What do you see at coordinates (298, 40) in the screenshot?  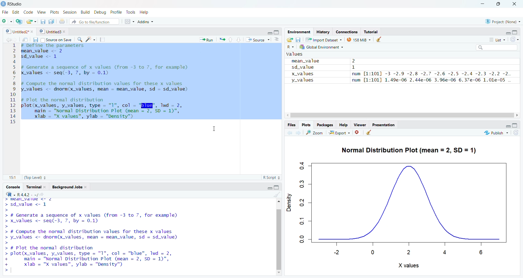 I see `` at bounding box center [298, 40].